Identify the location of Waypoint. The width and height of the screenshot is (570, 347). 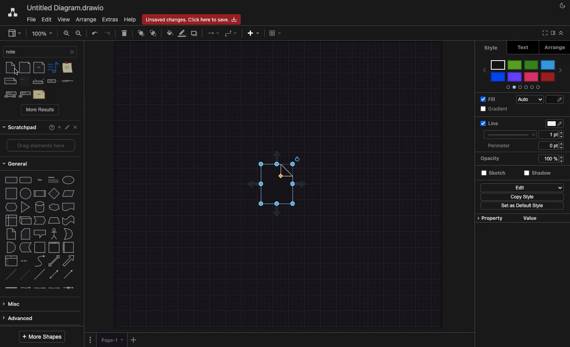
(230, 34).